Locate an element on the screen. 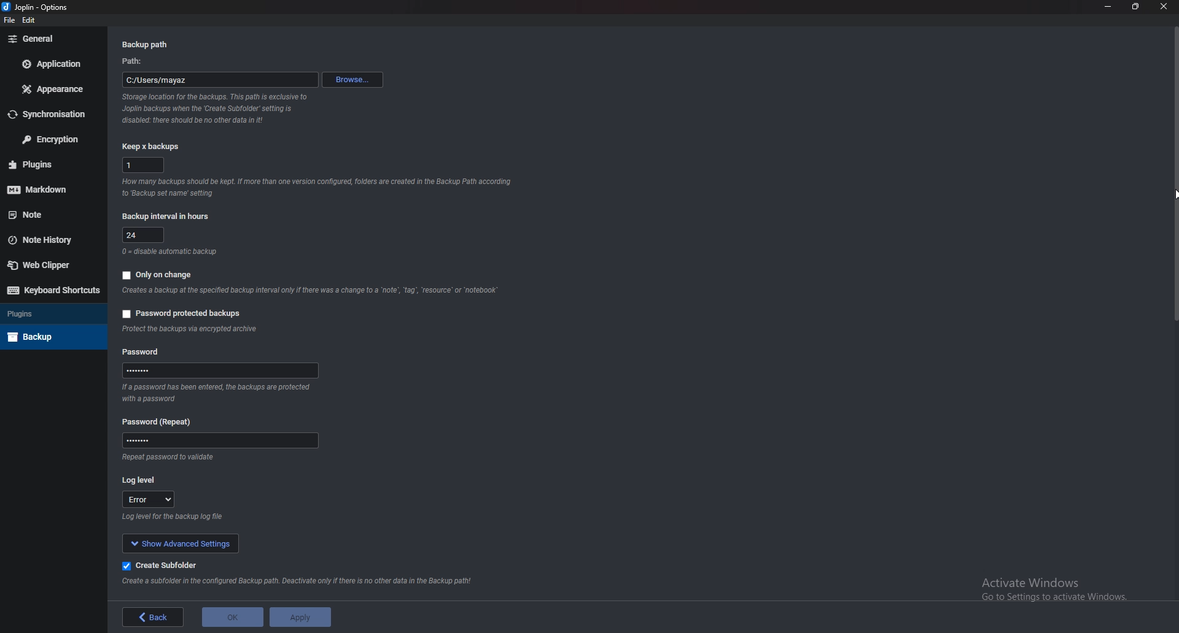  joplin is located at coordinates (21, 8).